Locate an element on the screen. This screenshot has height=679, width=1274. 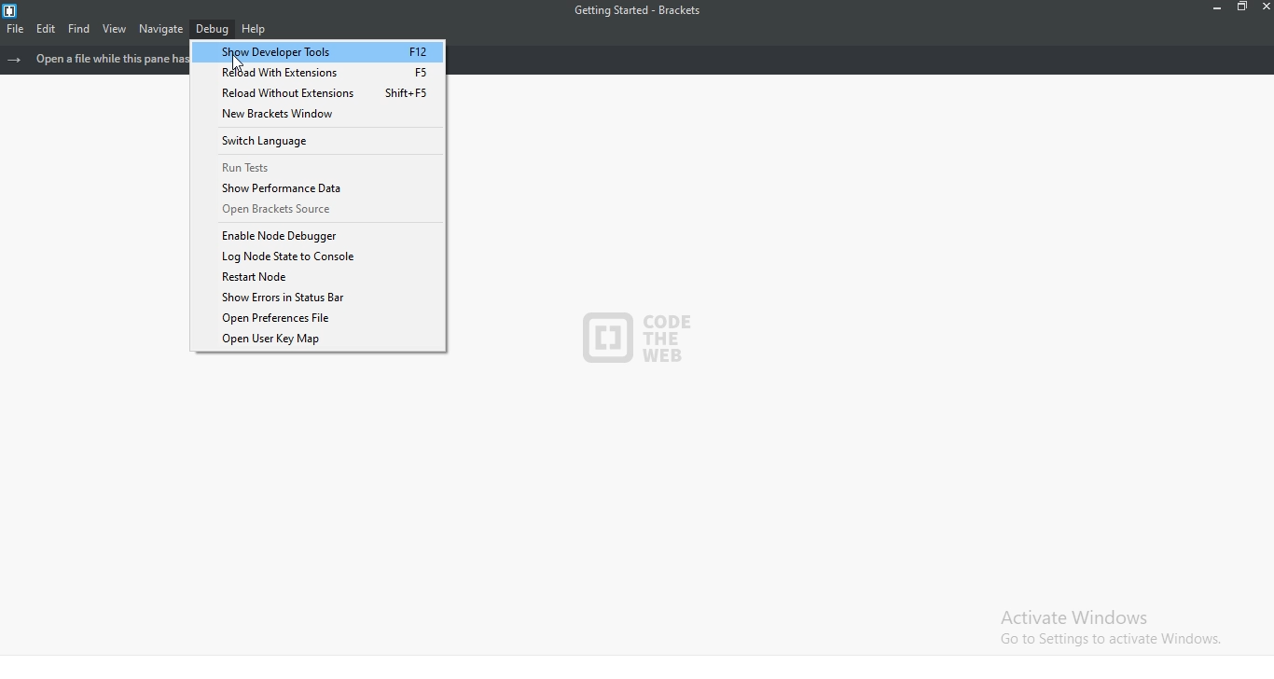
restore is located at coordinates (1241, 9).